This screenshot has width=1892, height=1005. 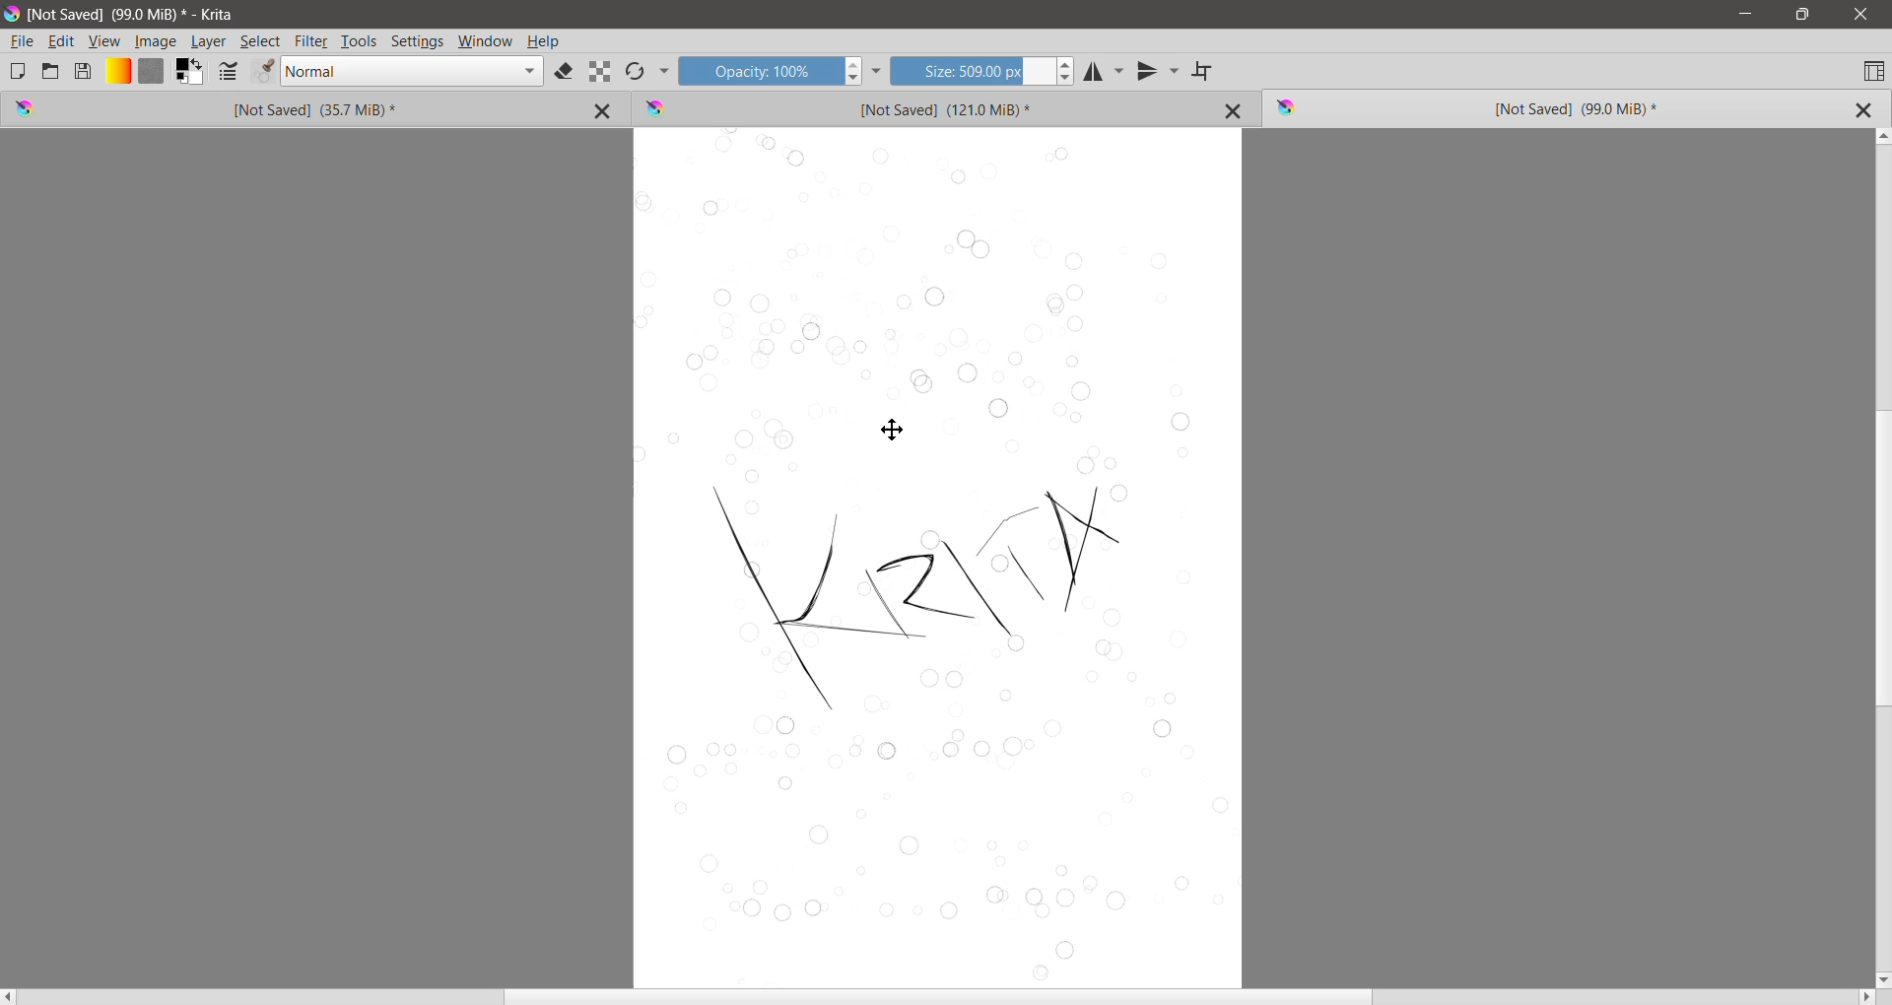 What do you see at coordinates (1234, 110) in the screenshot?
I see `Close Tab` at bounding box center [1234, 110].